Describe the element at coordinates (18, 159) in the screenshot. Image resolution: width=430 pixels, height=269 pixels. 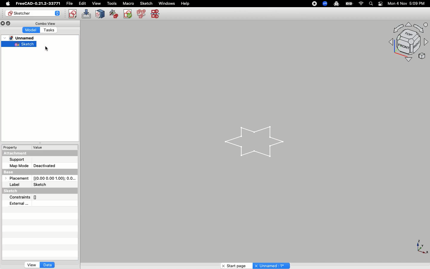
I see `Support` at that location.